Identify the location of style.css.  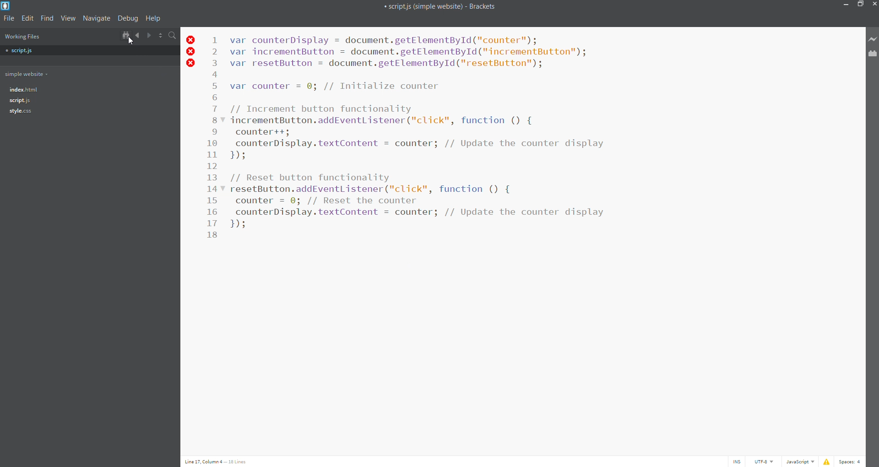
(21, 111).